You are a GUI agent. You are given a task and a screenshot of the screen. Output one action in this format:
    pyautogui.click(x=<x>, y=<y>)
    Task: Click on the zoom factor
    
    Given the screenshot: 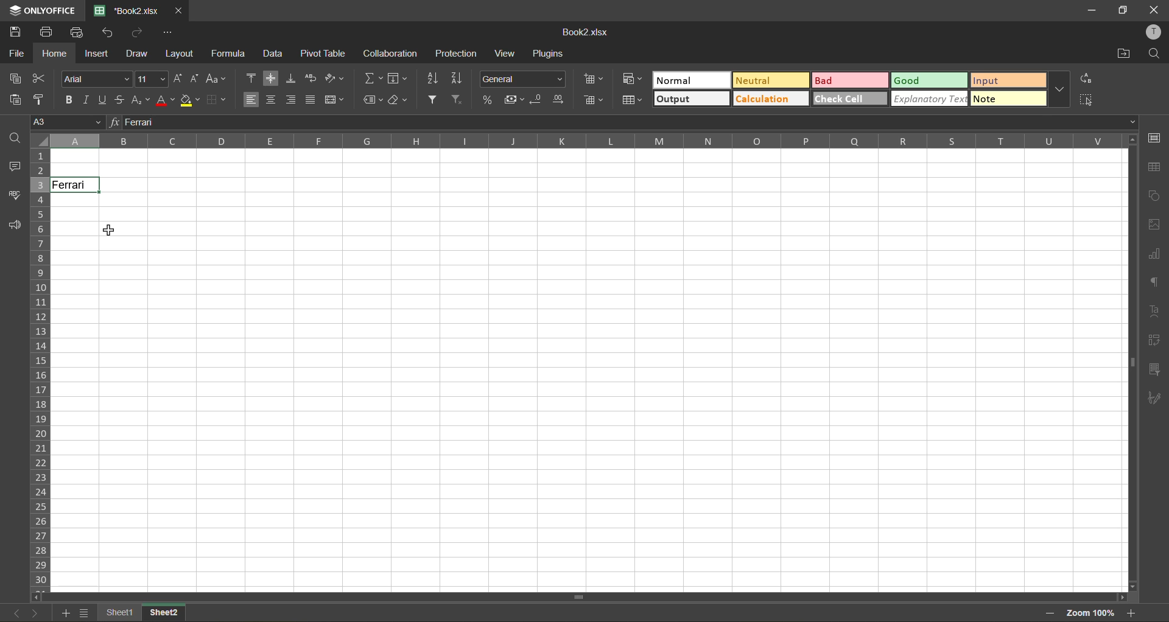 What is the action you would take?
    pyautogui.click(x=1089, y=615)
    